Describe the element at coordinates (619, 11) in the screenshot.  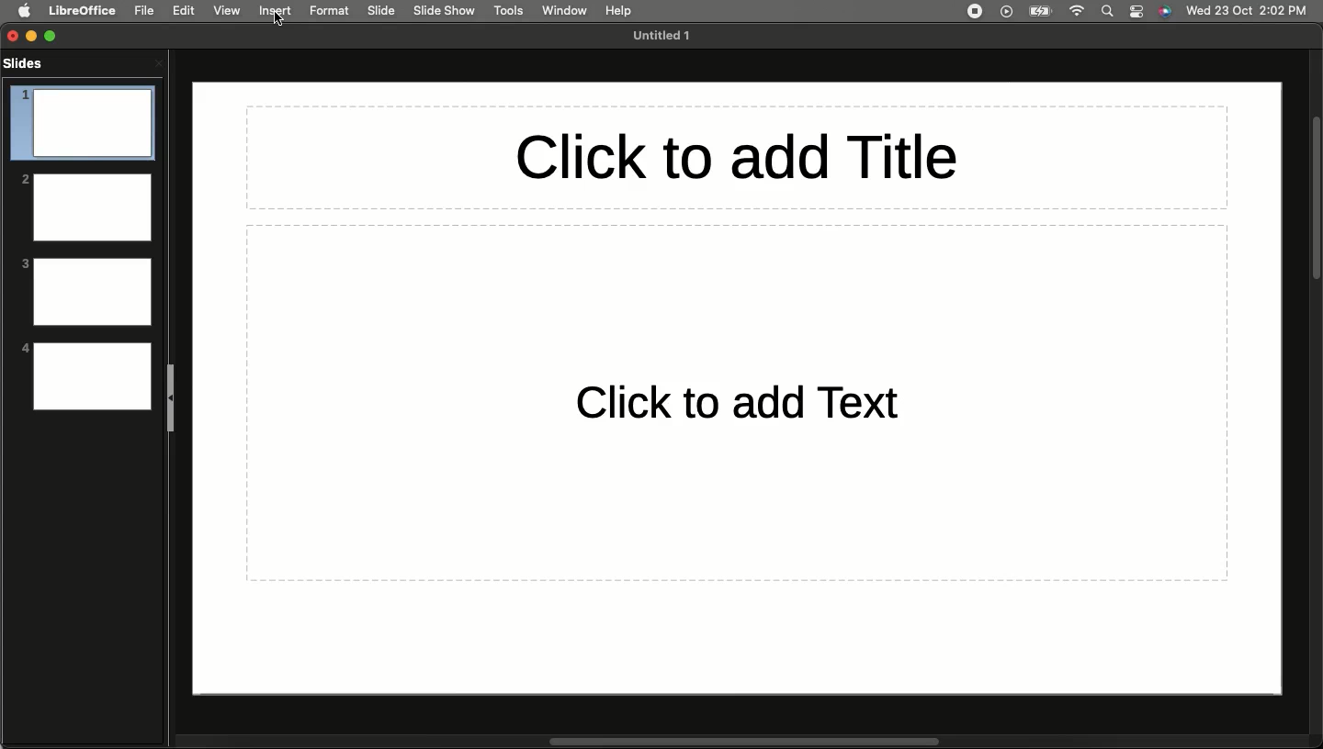
I see `Hel` at that location.